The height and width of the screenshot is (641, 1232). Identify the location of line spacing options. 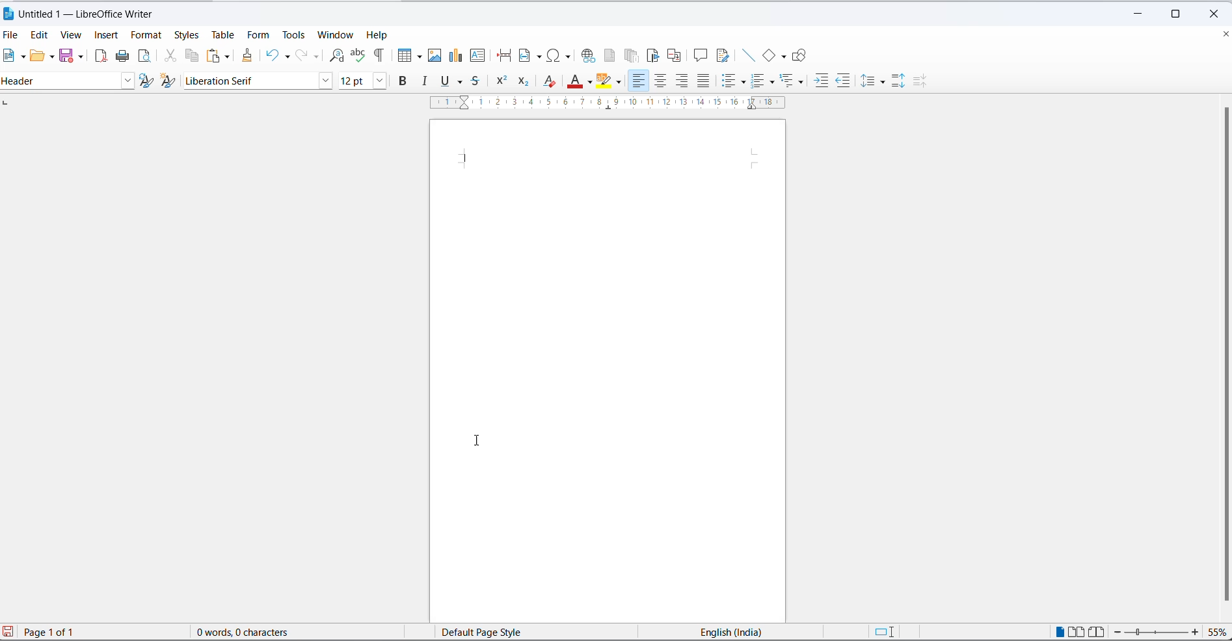
(885, 81).